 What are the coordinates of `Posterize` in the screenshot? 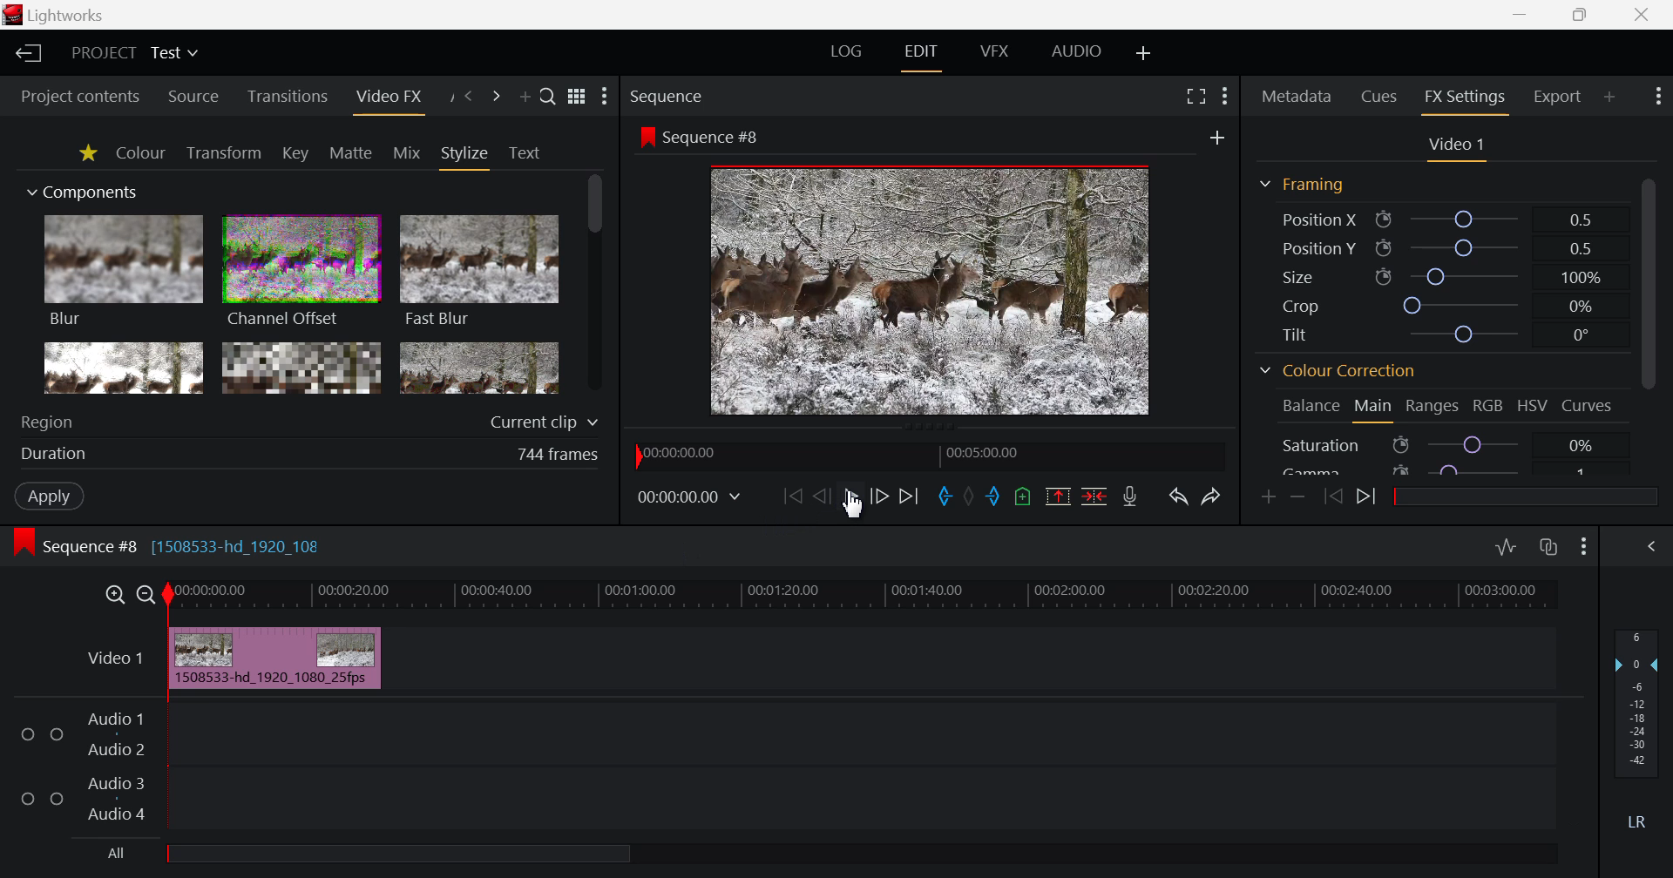 It's located at (479, 370).